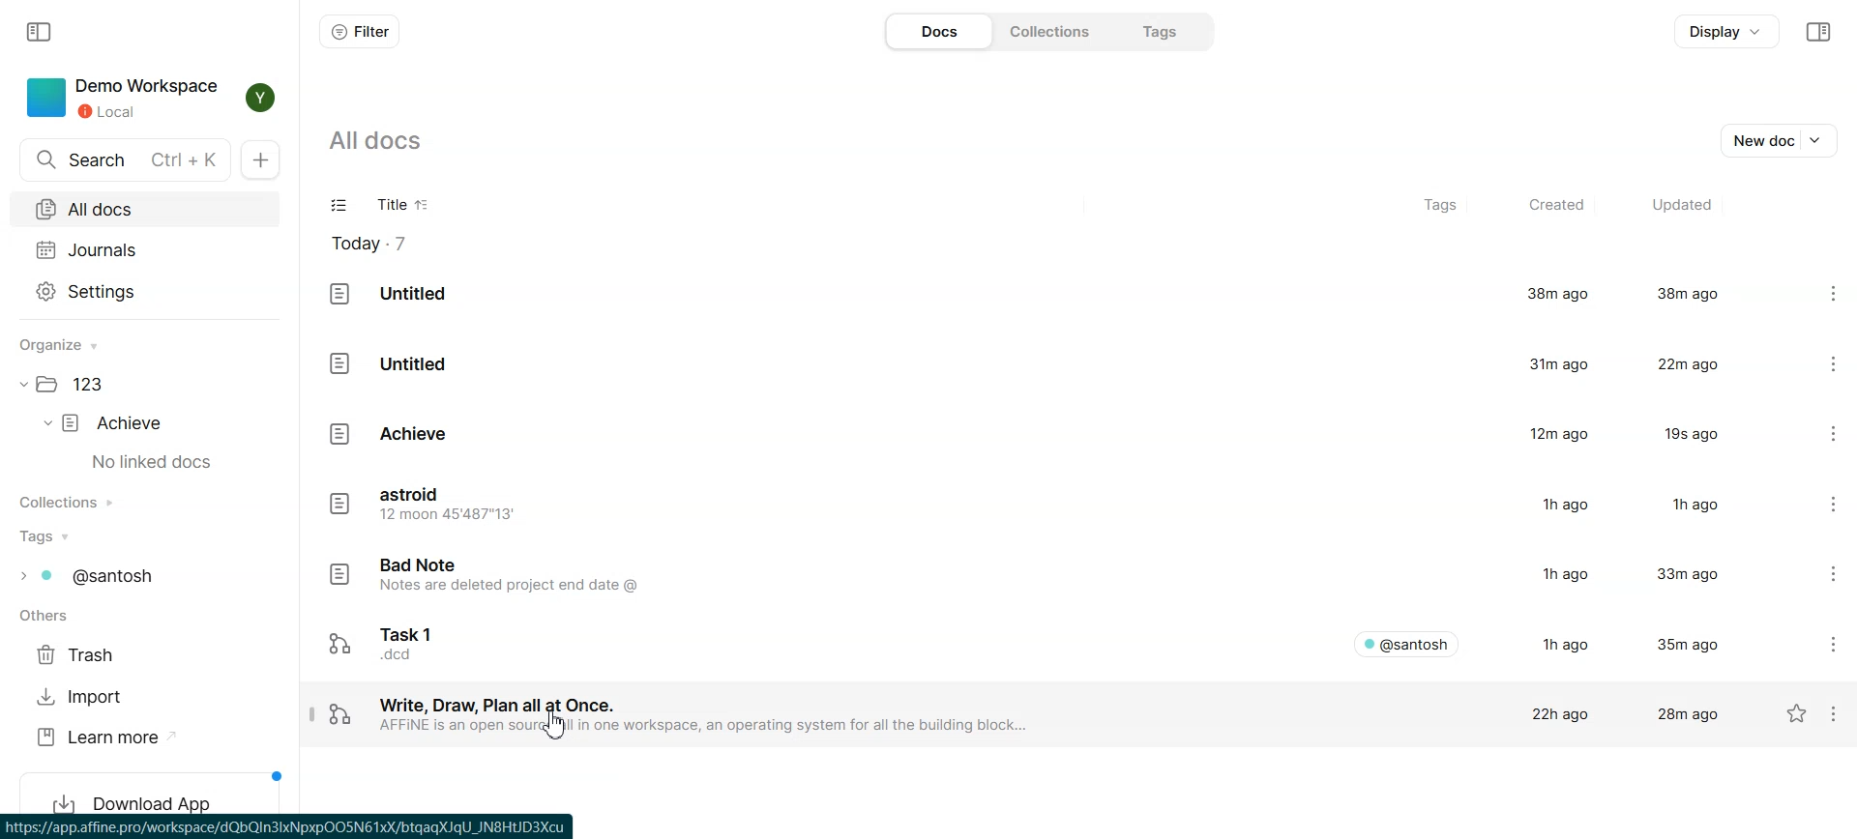  What do you see at coordinates (1040, 295) in the screenshot?
I see `Doc File` at bounding box center [1040, 295].